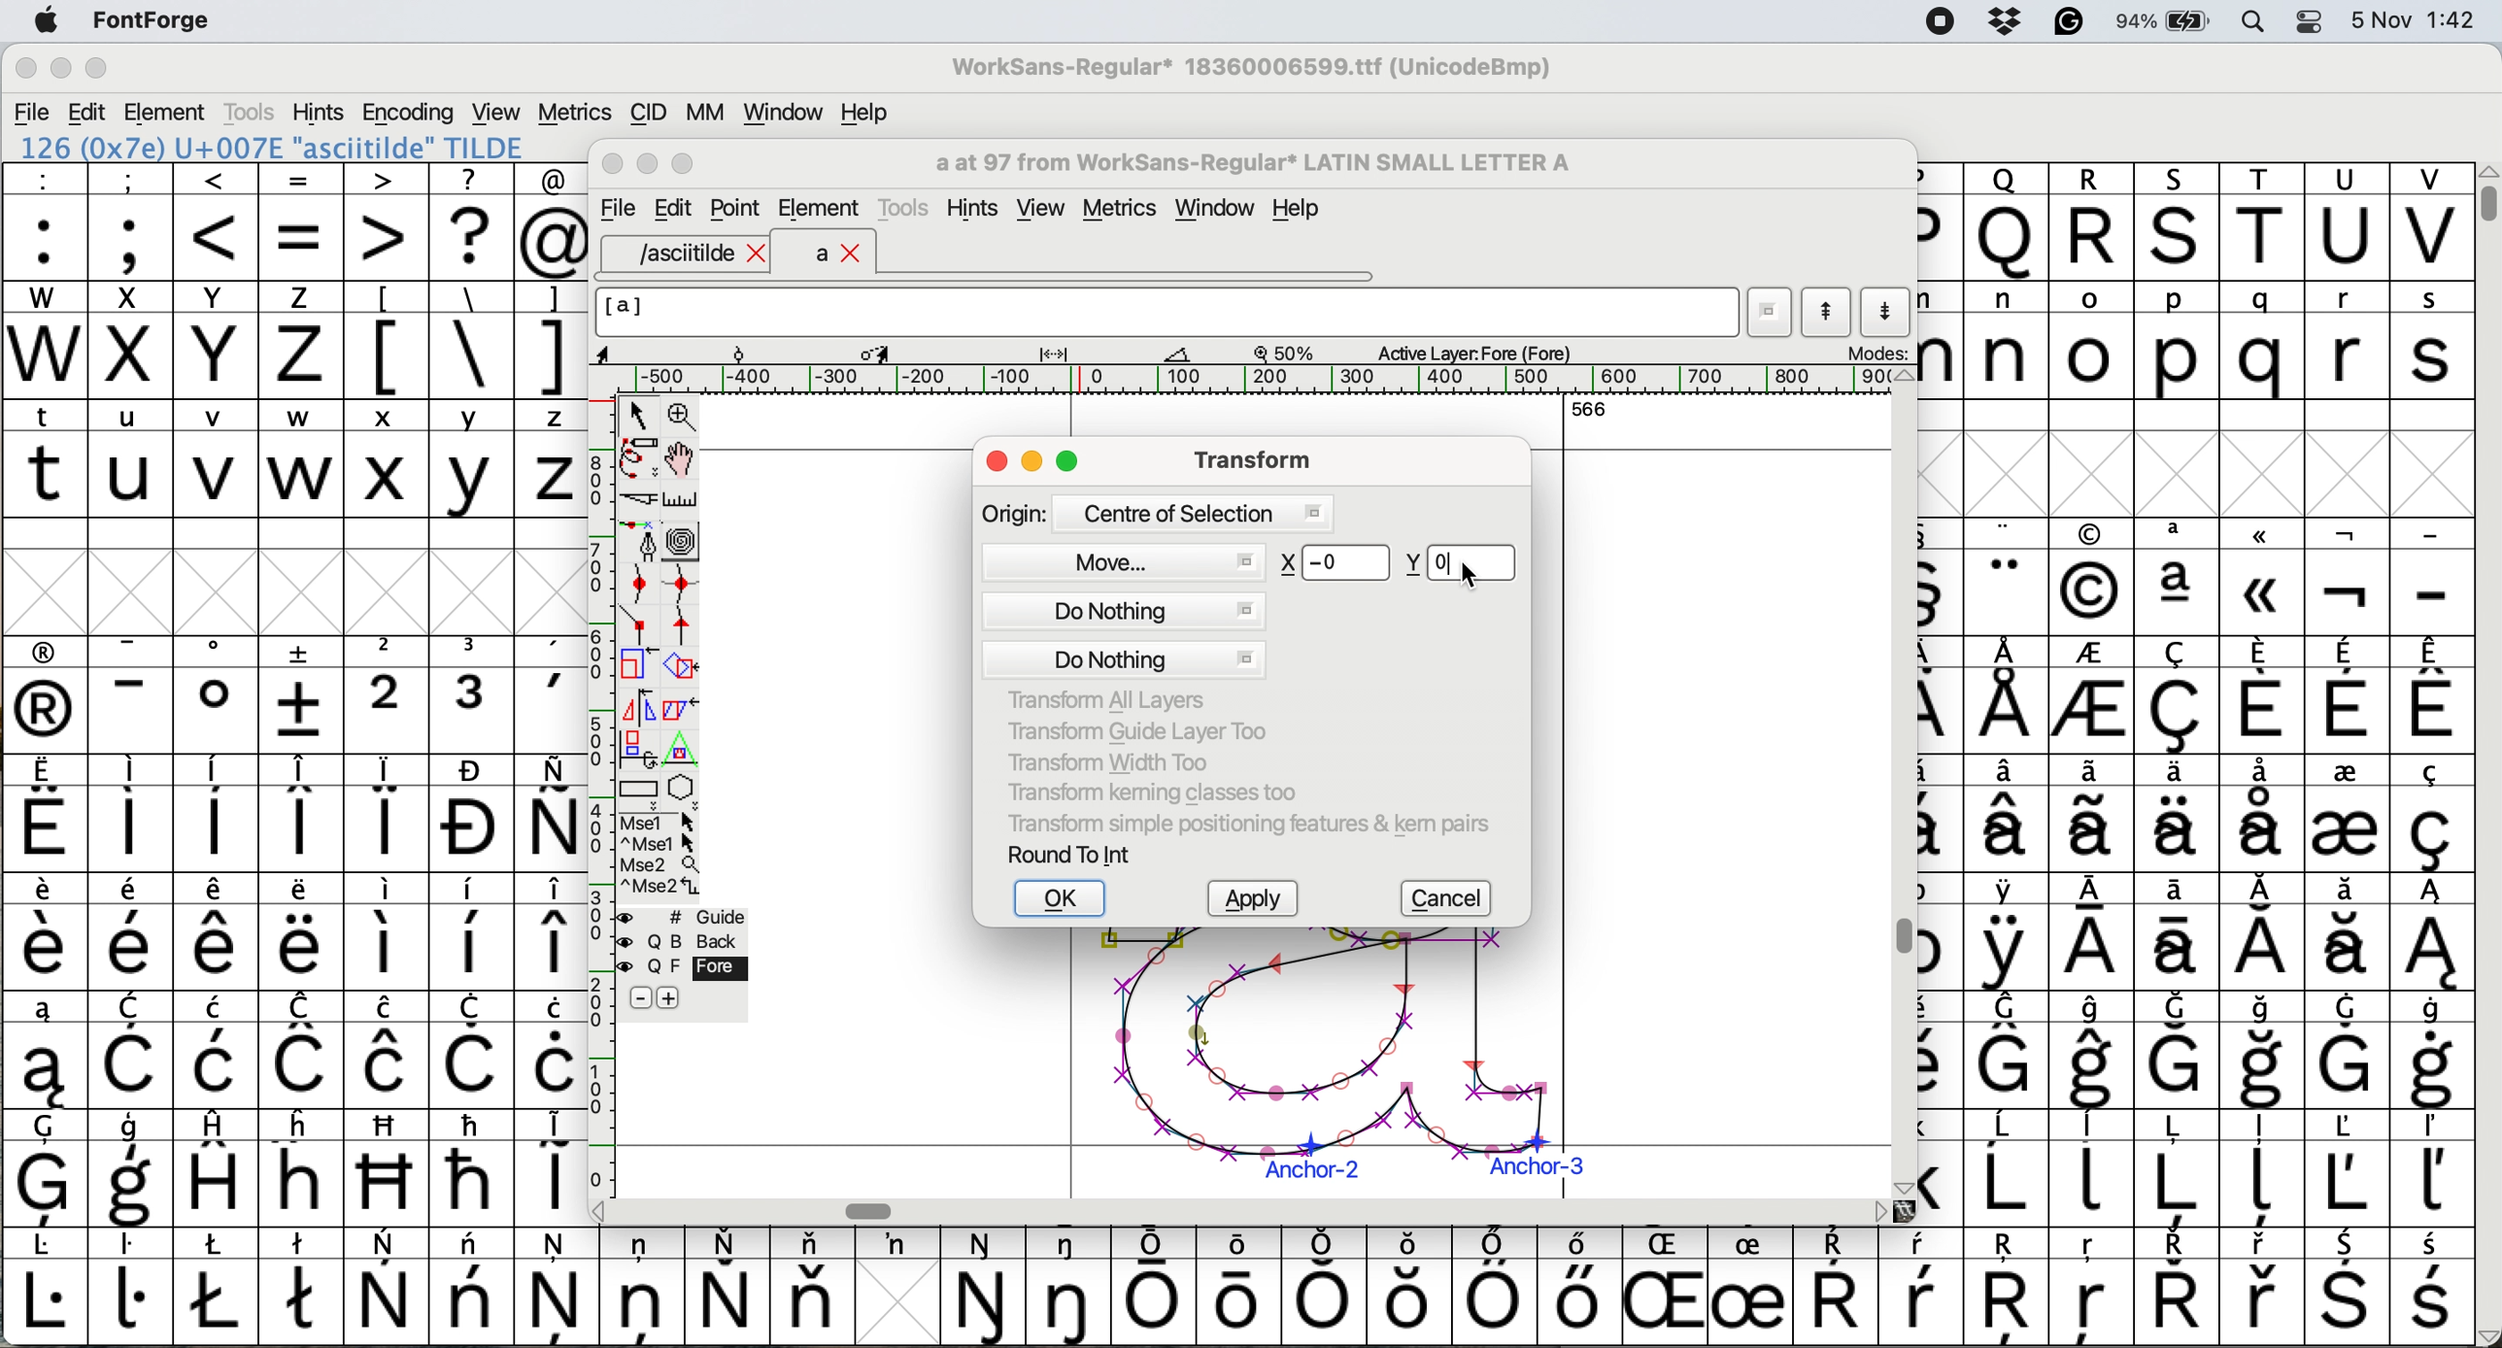 The height and width of the screenshot is (1348, 2502). I want to click on zoom scale, so click(1291, 353).